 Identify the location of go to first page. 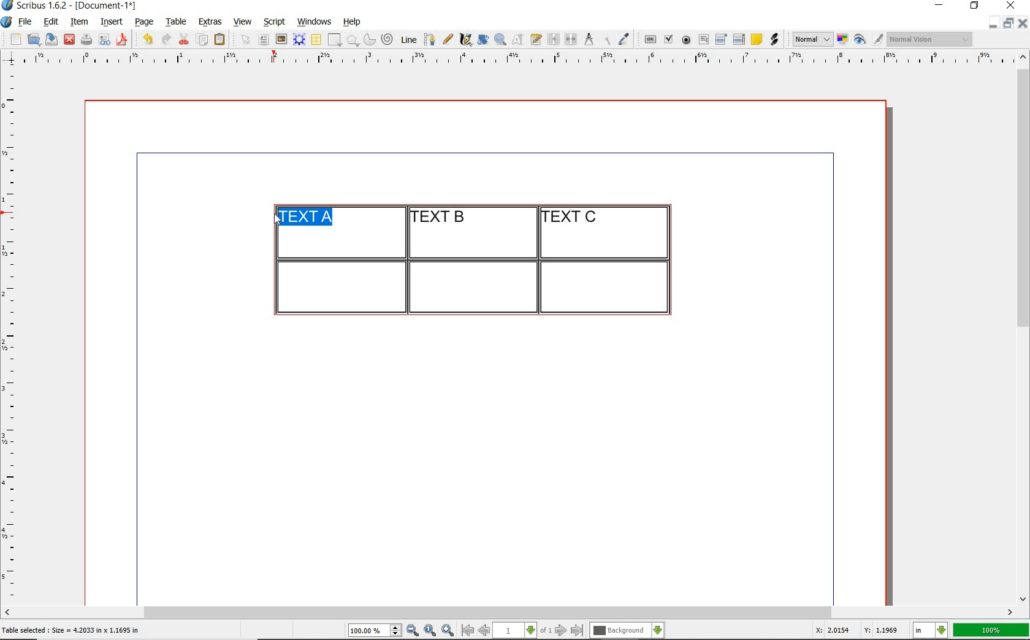
(467, 630).